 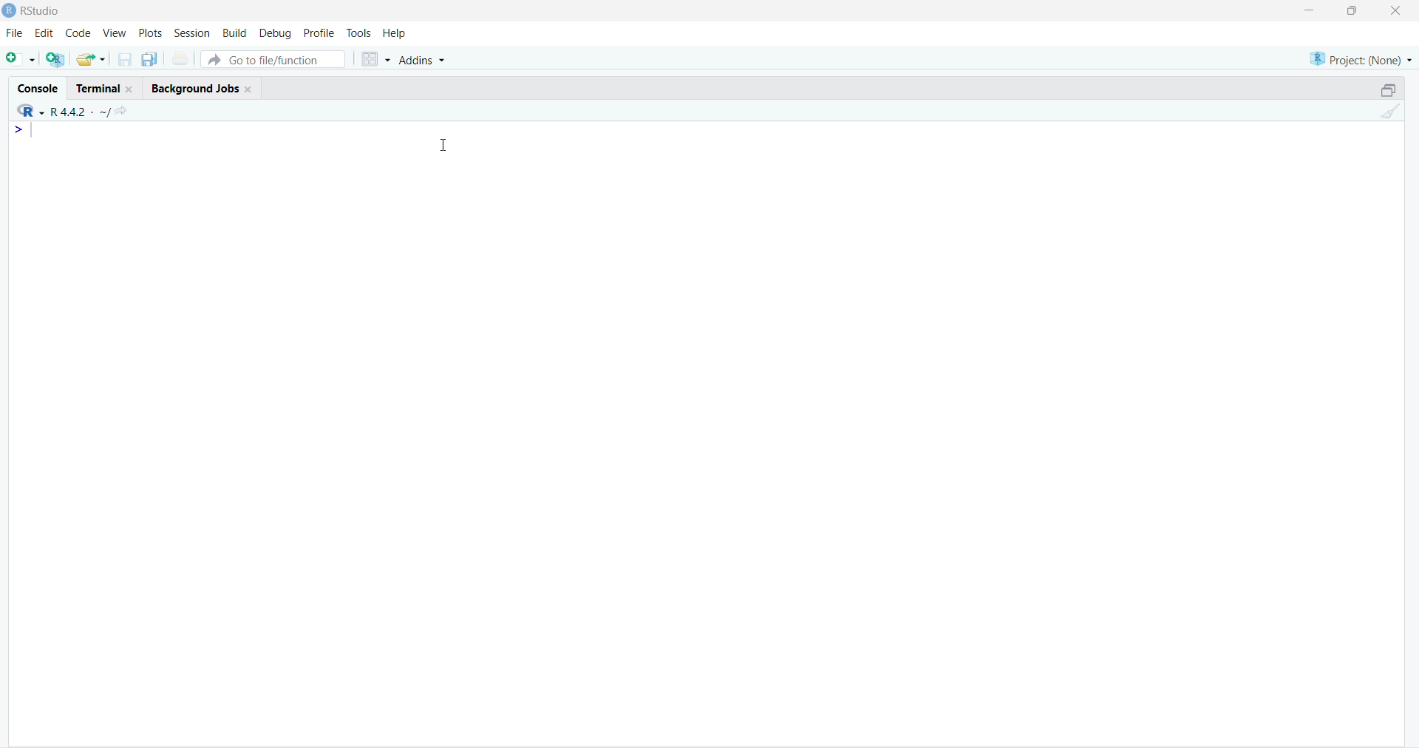 I want to click on profile, so click(x=319, y=34).